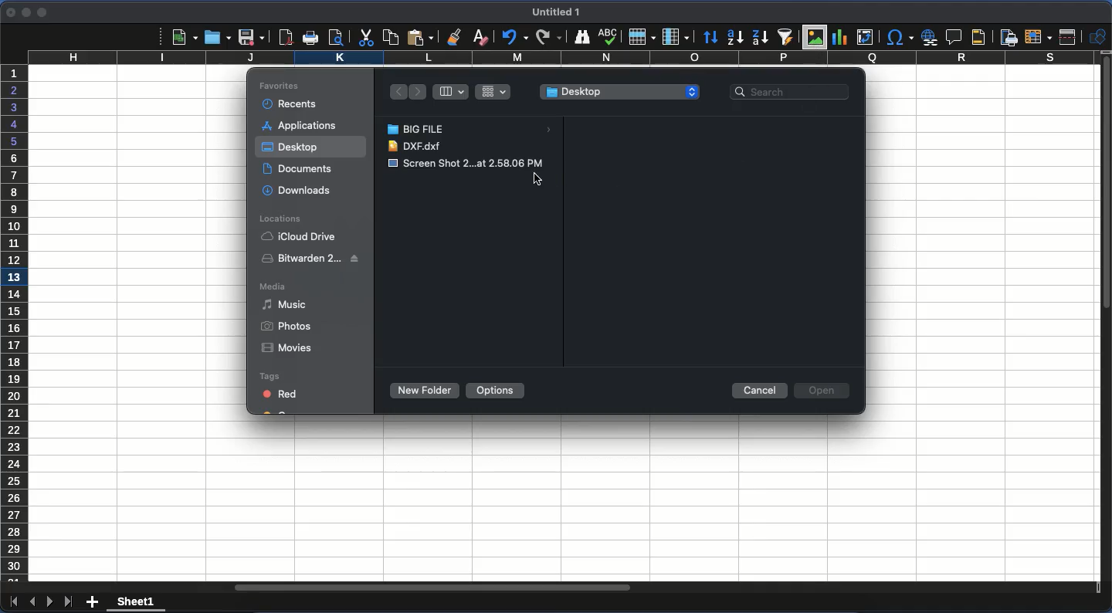 The width and height of the screenshot is (1112, 613). I want to click on forward, so click(418, 93).